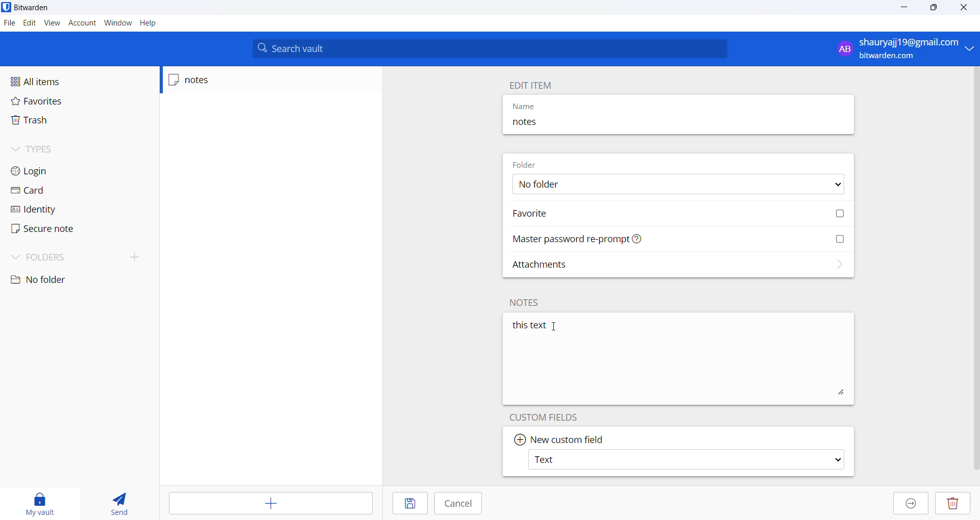 The image size is (980, 520). Describe the element at coordinates (50, 280) in the screenshot. I see `no folder` at that location.